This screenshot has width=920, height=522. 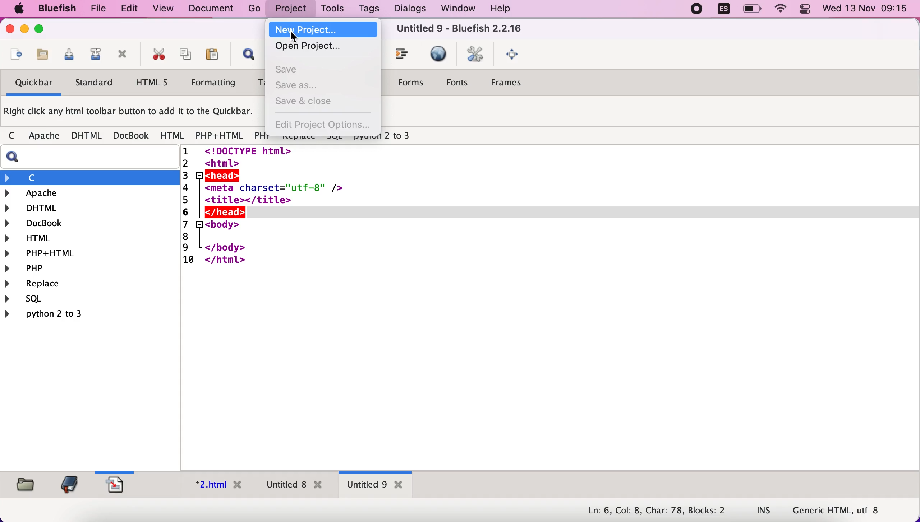 What do you see at coordinates (54, 8) in the screenshot?
I see `bluefish` at bounding box center [54, 8].